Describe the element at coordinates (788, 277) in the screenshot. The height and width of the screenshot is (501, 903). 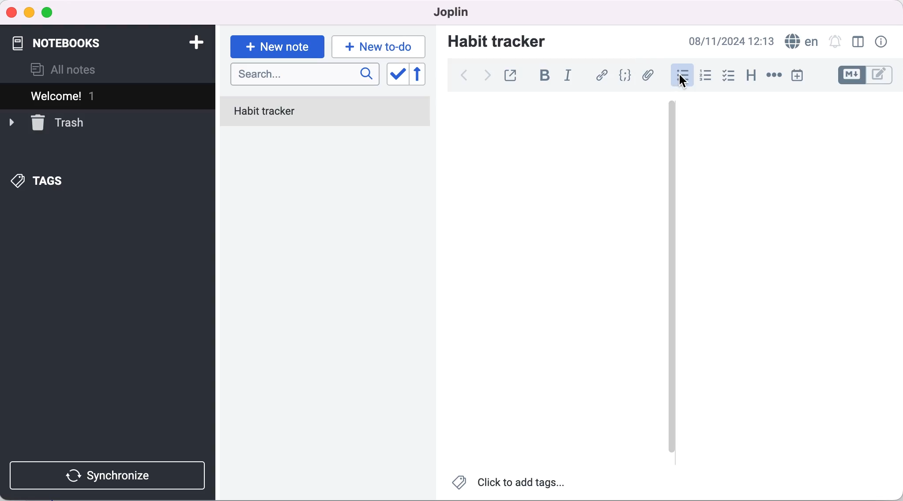
I see `blank canvas` at that location.